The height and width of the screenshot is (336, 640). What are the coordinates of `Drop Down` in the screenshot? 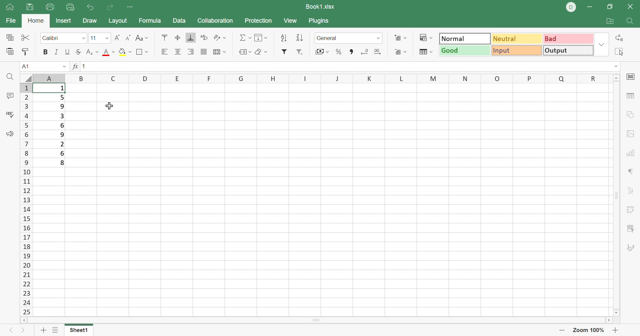 It's located at (617, 68).